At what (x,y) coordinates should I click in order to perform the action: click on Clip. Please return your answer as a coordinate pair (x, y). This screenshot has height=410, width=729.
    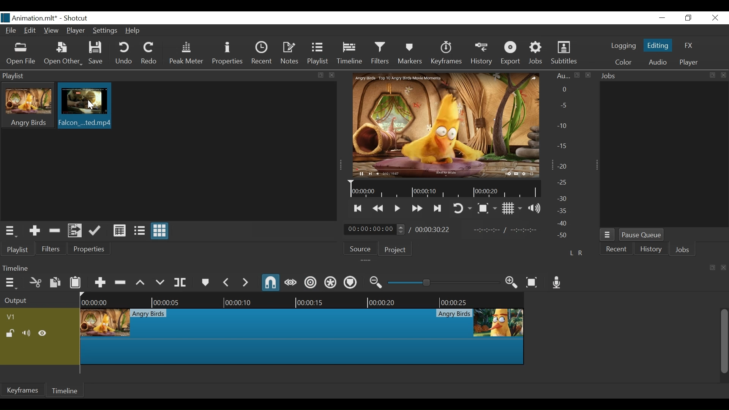
    Looking at the image, I should click on (85, 106).